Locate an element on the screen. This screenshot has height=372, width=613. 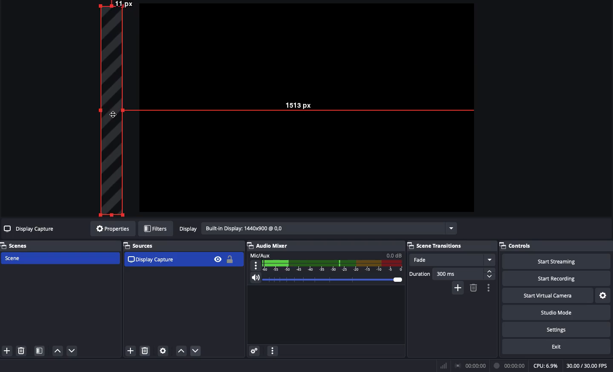
Options is located at coordinates (487, 288).